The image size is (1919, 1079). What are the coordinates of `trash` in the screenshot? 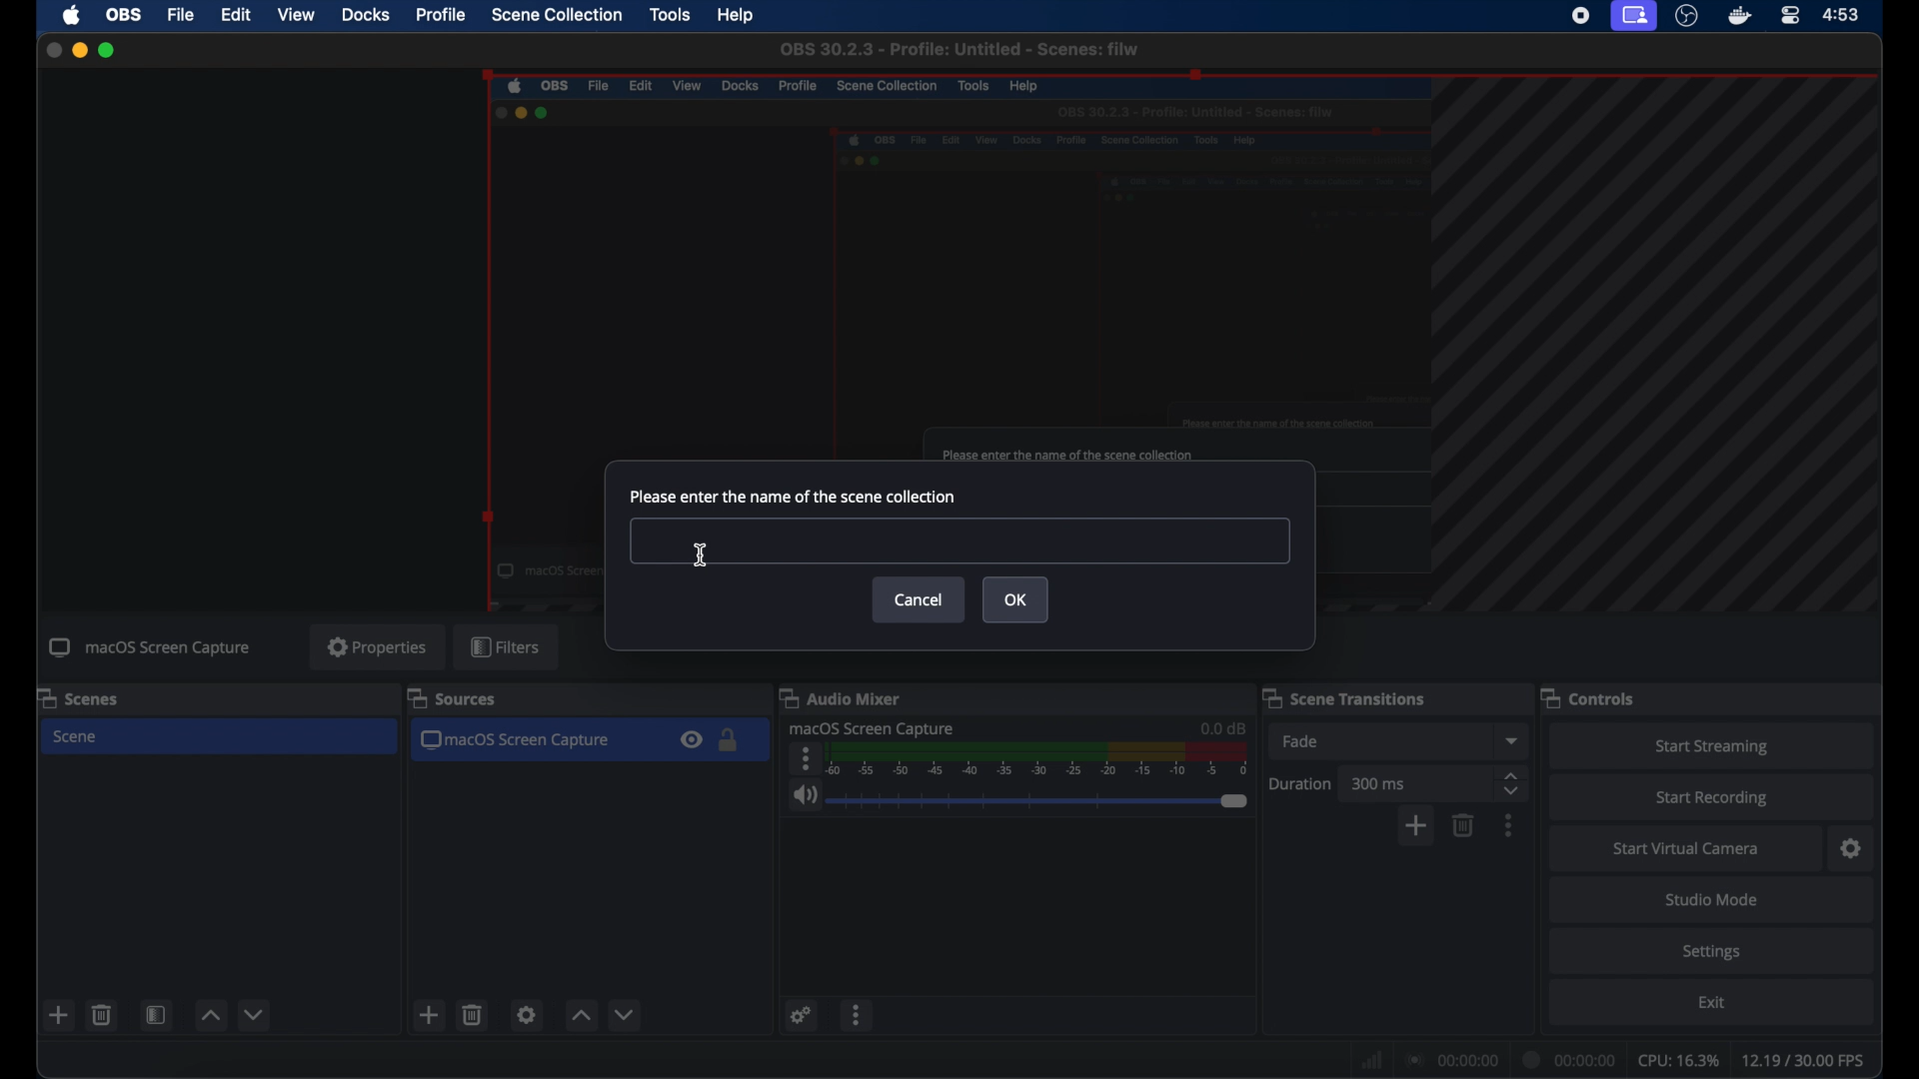 It's located at (102, 1015).